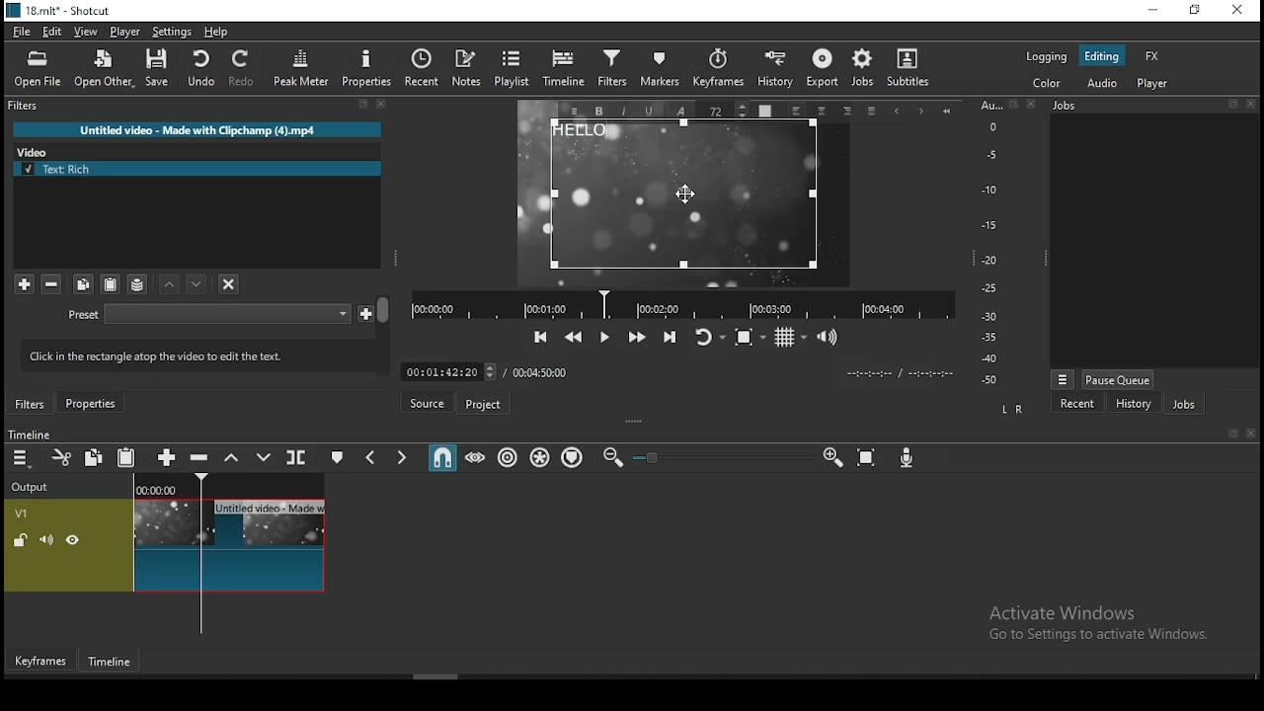  Describe the element at coordinates (38, 70) in the screenshot. I see `open file` at that location.